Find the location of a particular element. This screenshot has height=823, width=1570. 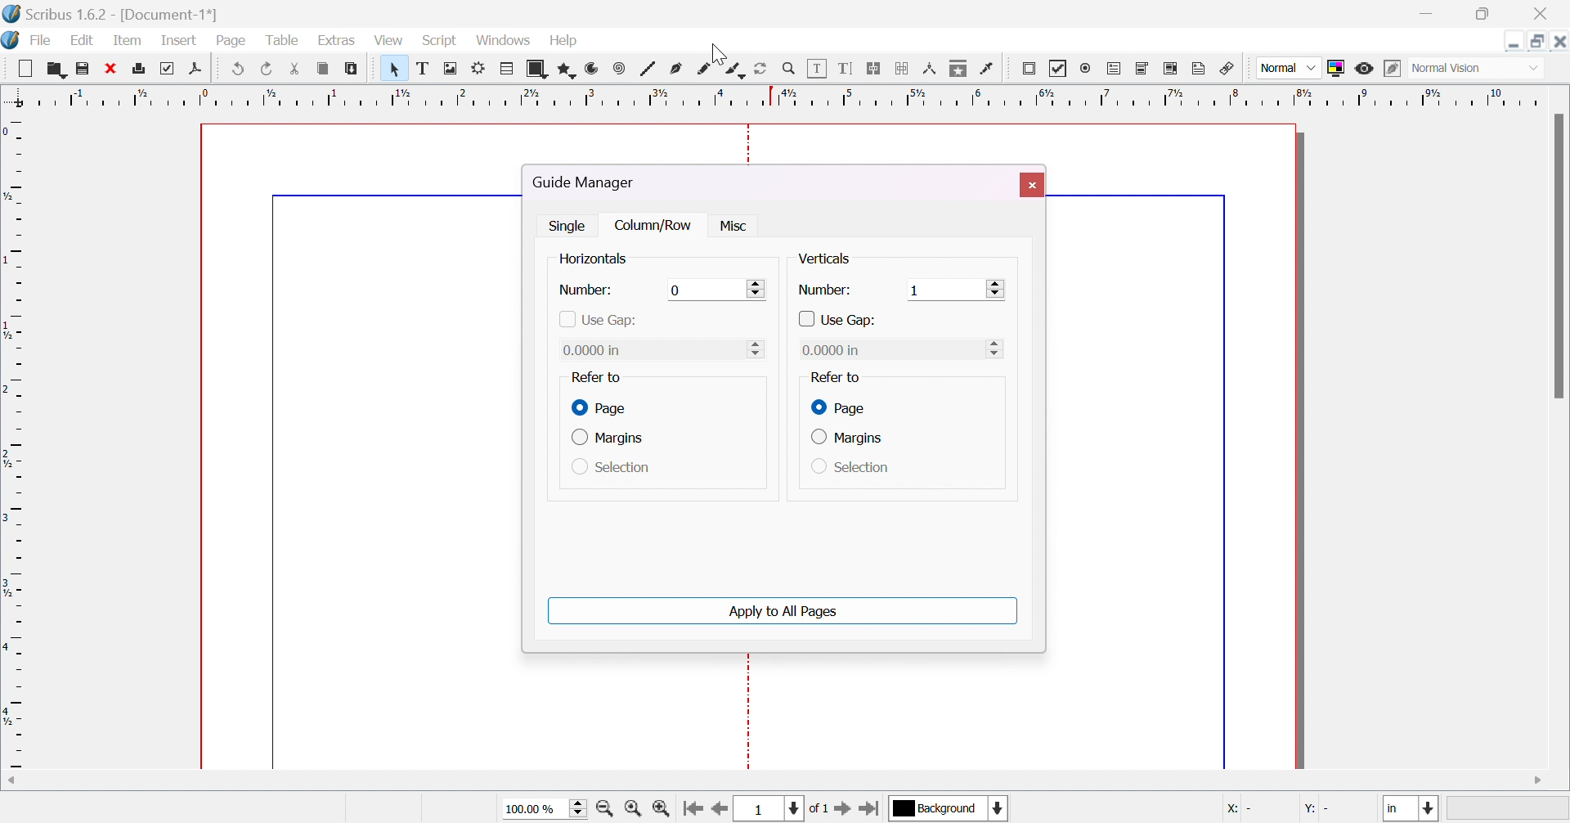

open is located at coordinates (55, 67).